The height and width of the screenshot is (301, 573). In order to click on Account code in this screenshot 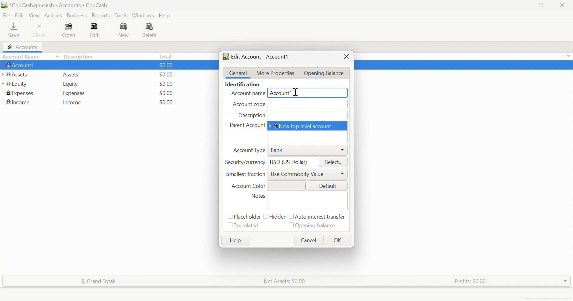, I will do `click(249, 104)`.